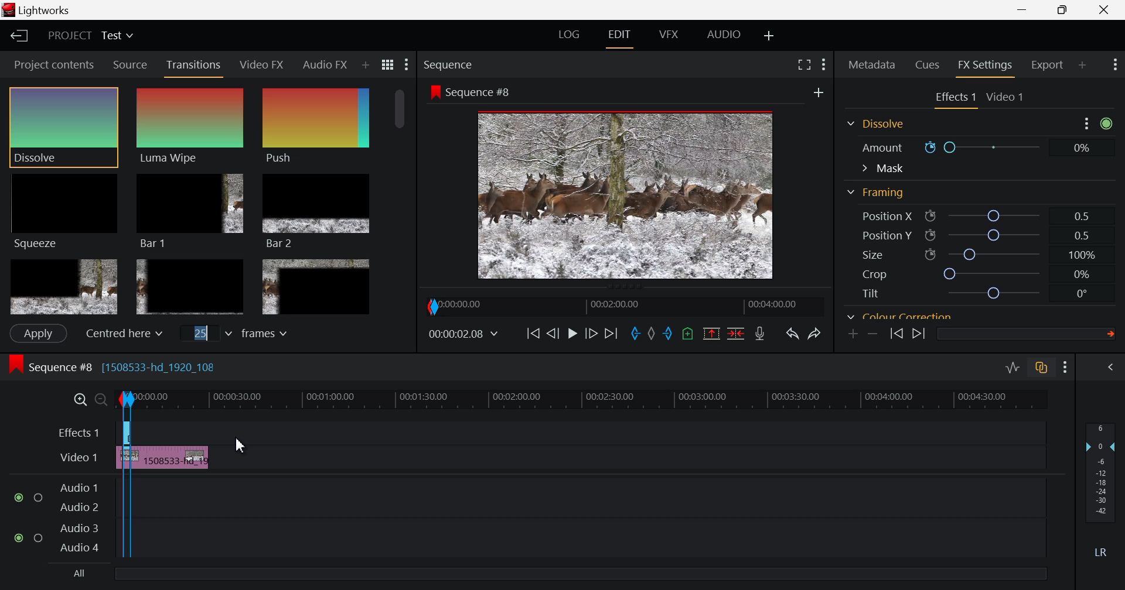  What do you see at coordinates (262, 64) in the screenshot?
I see `Video FX` at bounding box center [262, 64].